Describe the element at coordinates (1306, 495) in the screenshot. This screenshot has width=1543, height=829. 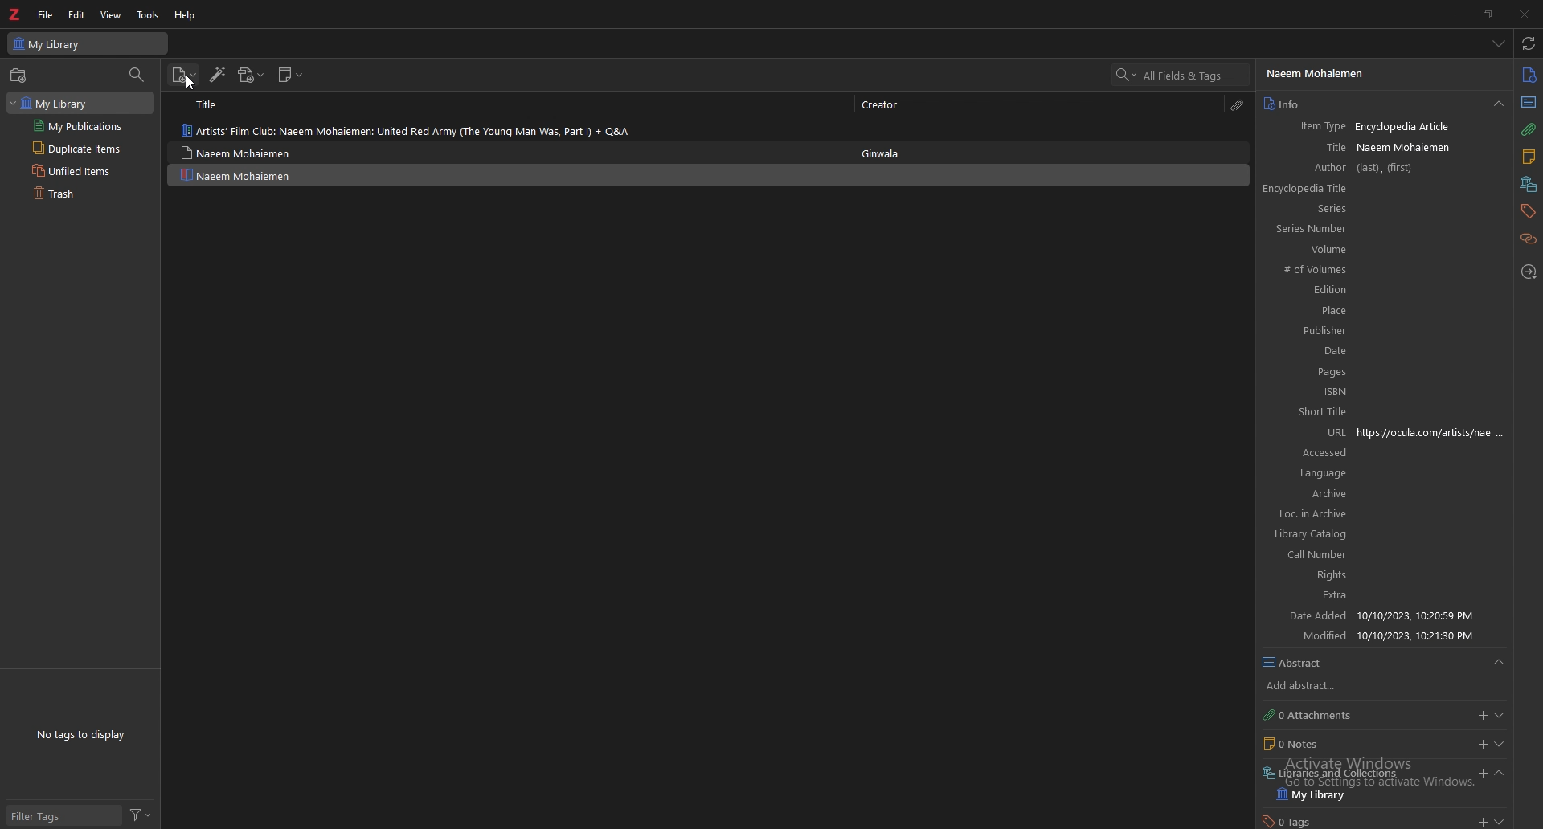
I see `archive` at that location.